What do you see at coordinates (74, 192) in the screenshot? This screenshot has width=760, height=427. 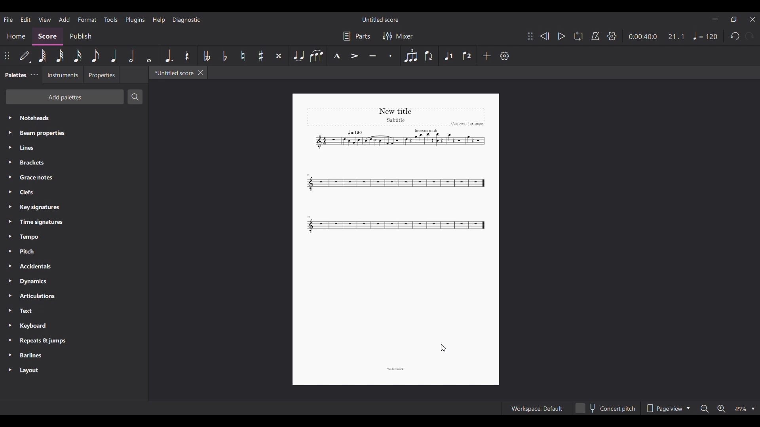 I see `Clefs` at bounding box center [74, 192].